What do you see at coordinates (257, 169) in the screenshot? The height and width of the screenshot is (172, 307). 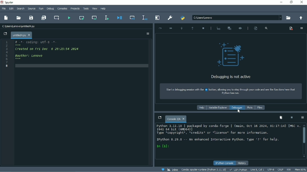 I see `Line 8, Col 1` at bounding box center [257, 169].